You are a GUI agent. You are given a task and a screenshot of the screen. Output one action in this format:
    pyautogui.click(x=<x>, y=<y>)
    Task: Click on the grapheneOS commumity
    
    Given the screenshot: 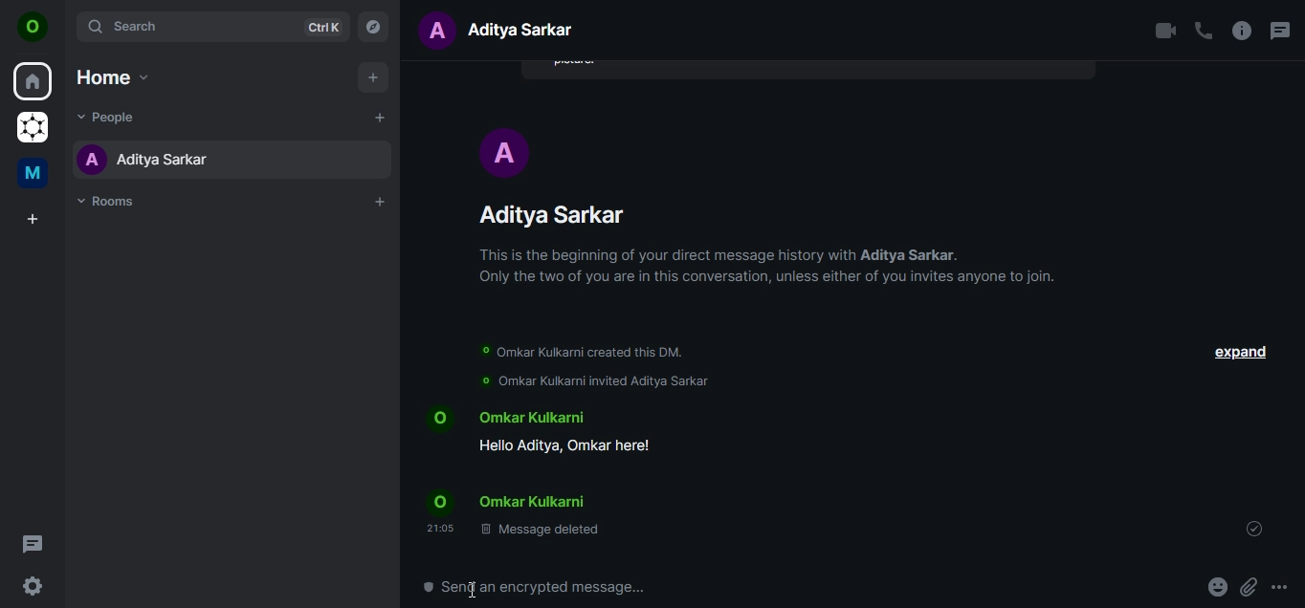 What is the action you would take?
    pyautogui.click(x=34, y=125)
    